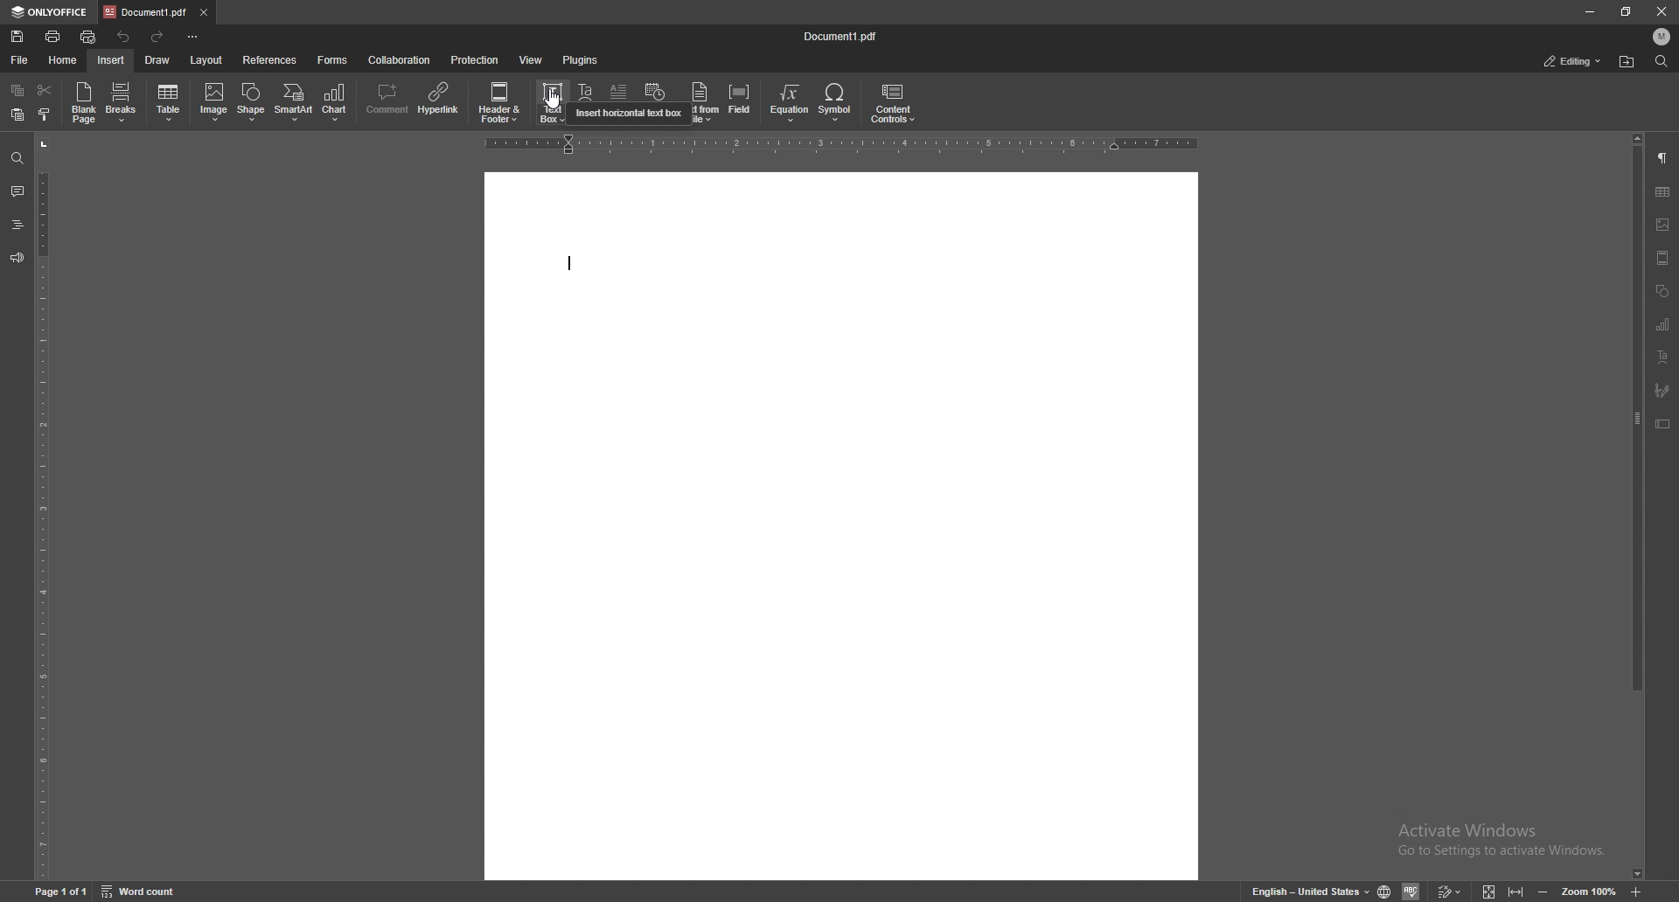  I want to click on horizontal scale, so click(841, 144).